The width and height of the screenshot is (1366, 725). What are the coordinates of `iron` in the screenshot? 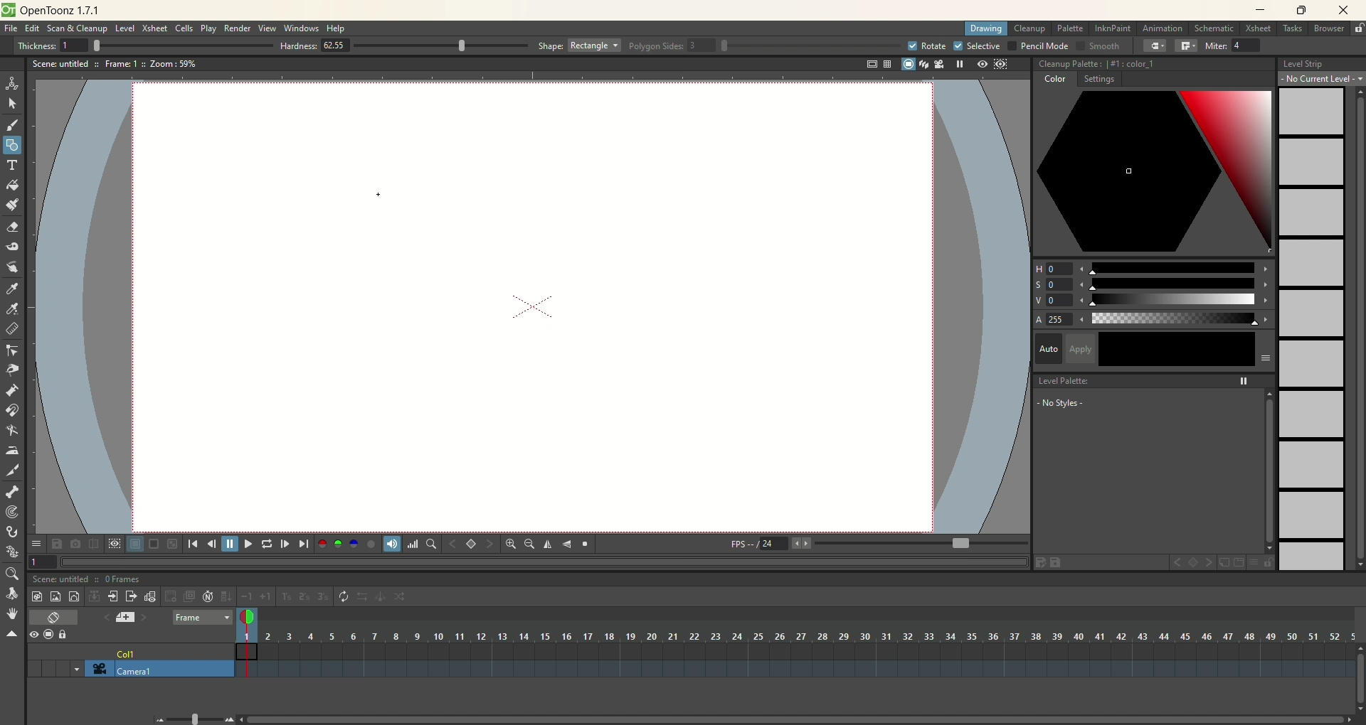 It's located at (11, 450).